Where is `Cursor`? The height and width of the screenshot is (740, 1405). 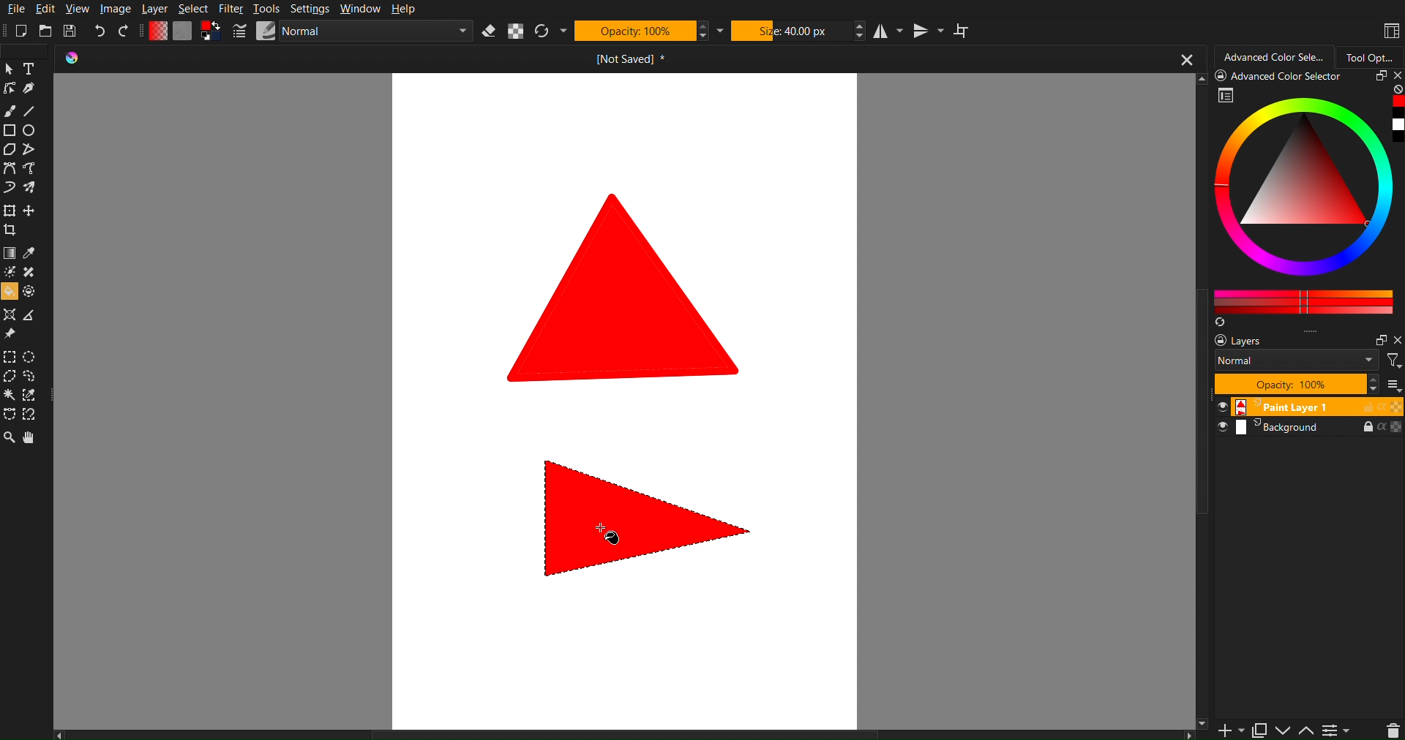 Cursor is located at coordinates (9, 378).